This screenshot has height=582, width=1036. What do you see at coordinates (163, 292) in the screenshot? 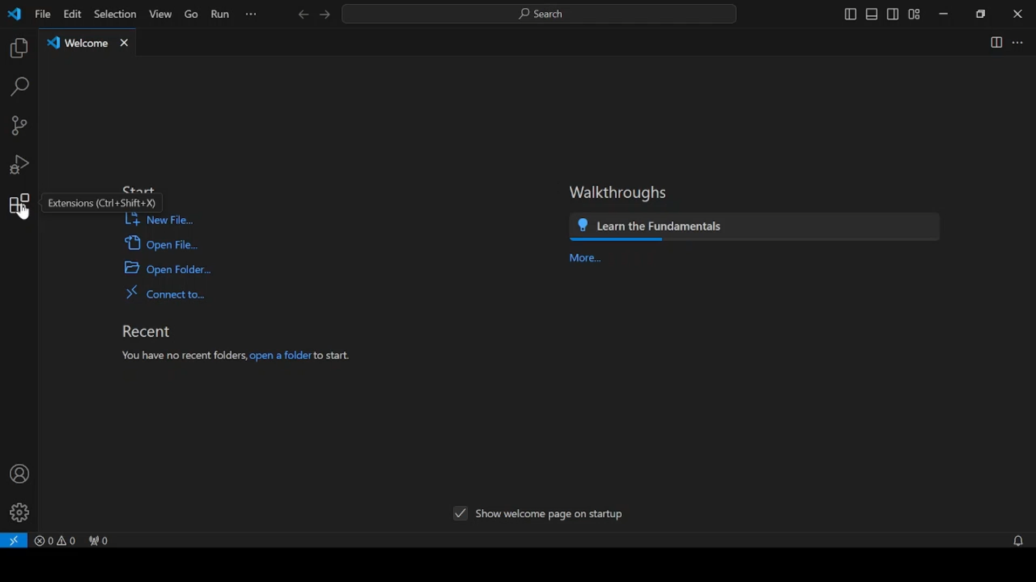
I see `connect to` at bounding box center [163, 292].